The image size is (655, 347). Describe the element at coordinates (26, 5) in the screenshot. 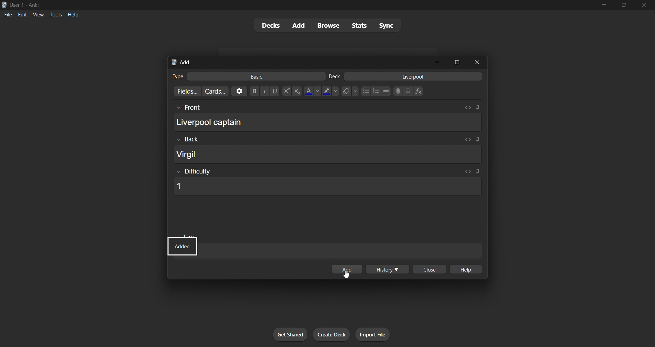

I see `Text` at that location.